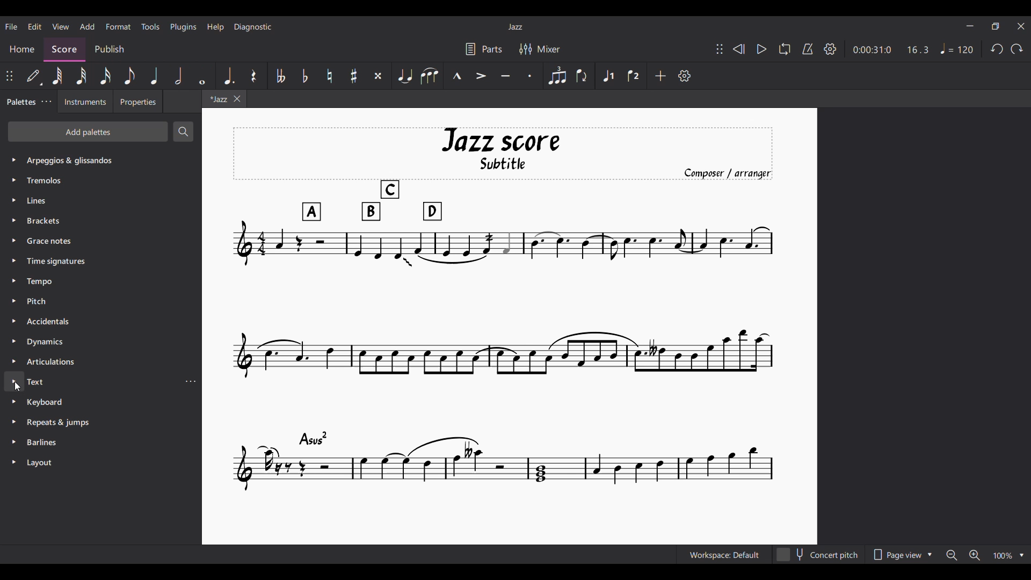 The width and height of the screenshot is (1031, 580). I want to click on Edit menu, so click(34, 27).